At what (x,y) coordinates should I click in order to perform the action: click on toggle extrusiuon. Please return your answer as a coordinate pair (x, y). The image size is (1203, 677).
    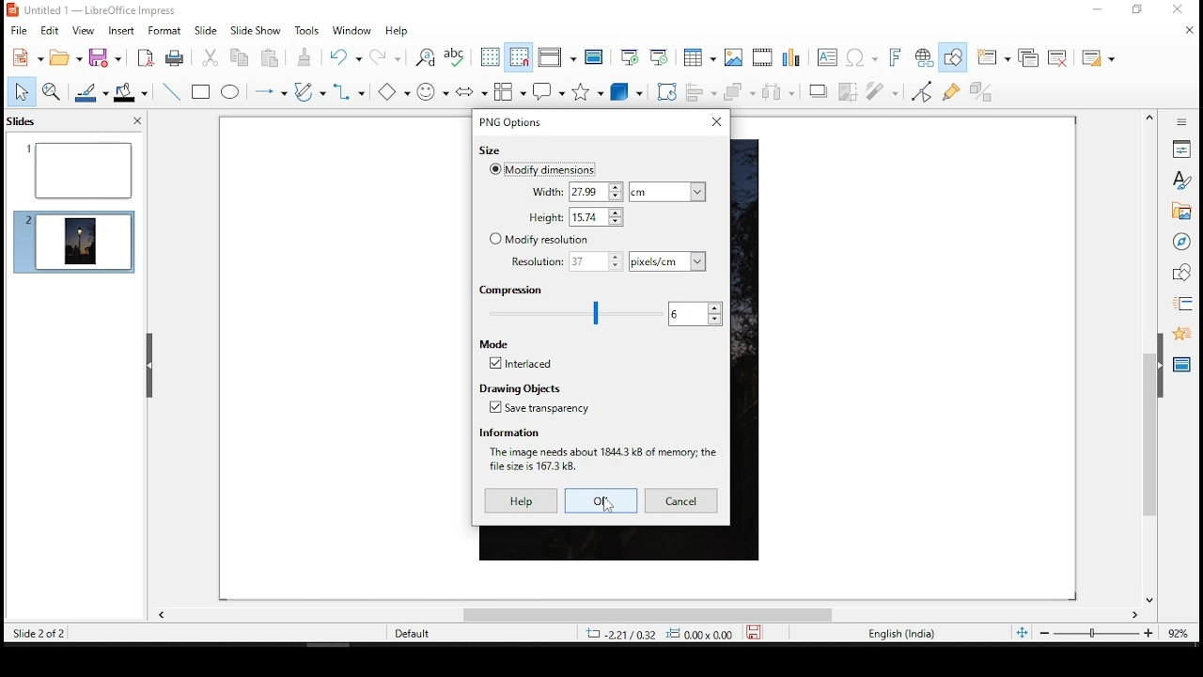
    Looking at the image, I should click on (987, 90).